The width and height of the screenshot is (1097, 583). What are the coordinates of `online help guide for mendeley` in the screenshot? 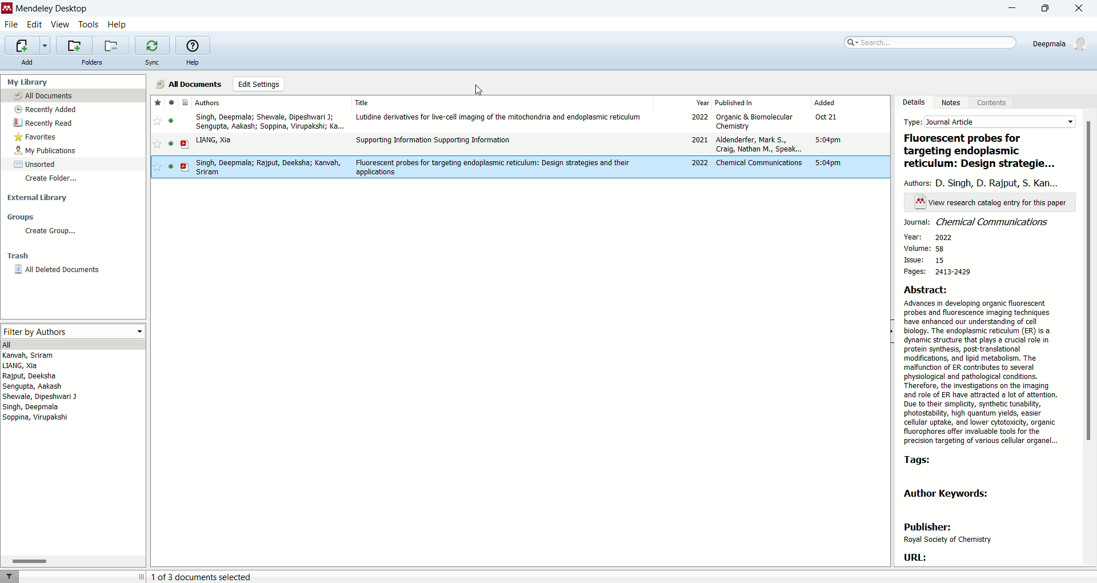 It's located at (191, 45).